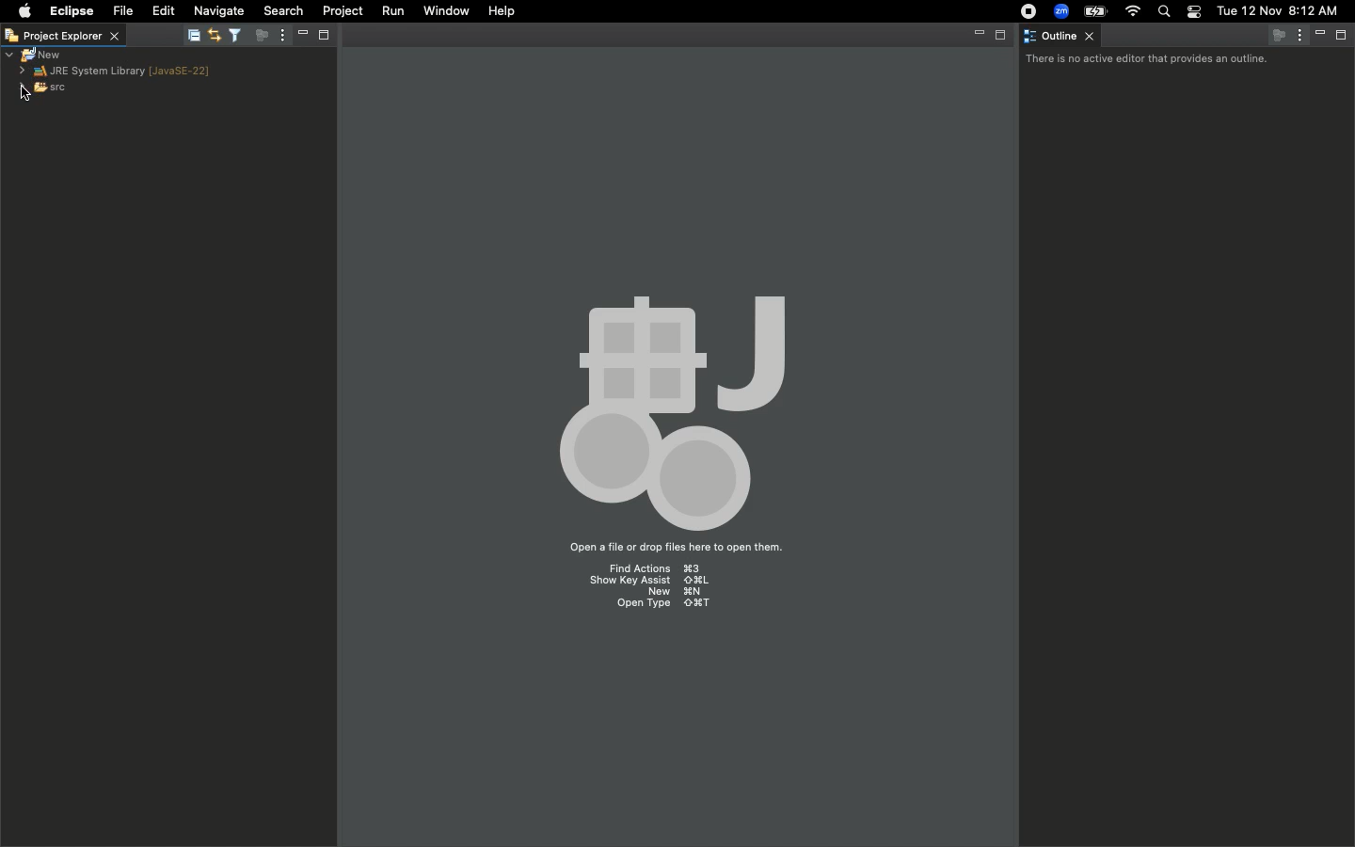 Image resolution: width=1355 pixels, height=847 pixels. Describe the element at coordinates (681, 405) in the screenshot. I see `Emblem` at that location.